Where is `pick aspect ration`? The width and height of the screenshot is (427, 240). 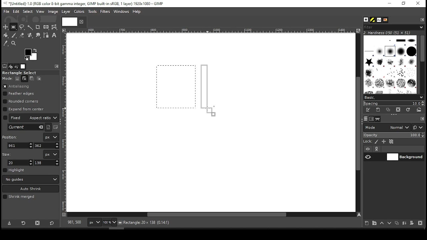
pick aspect ration is located at coordinates (26, 127).